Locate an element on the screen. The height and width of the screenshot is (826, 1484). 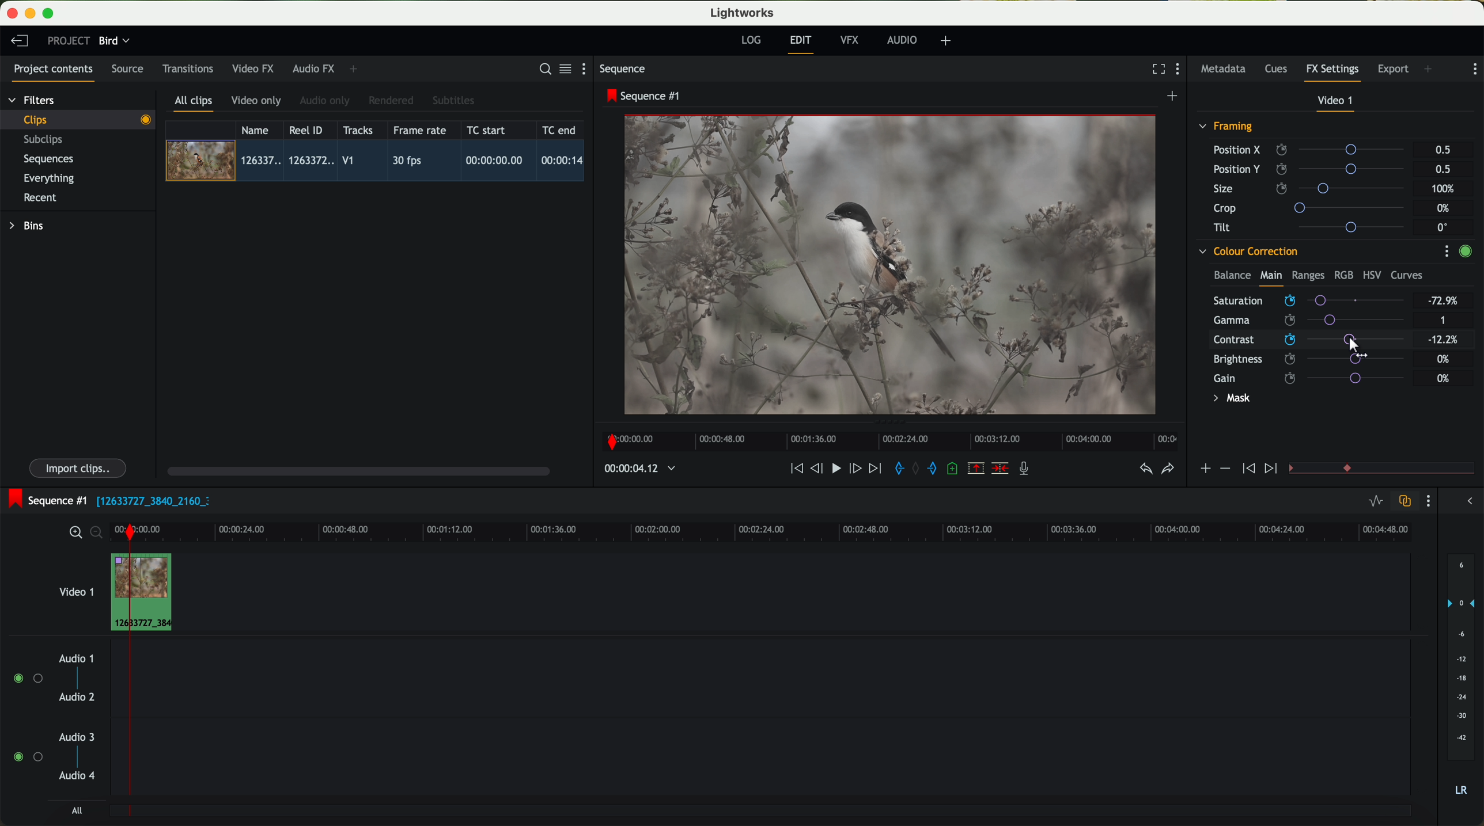
size is located at coordinates (1312, 189).